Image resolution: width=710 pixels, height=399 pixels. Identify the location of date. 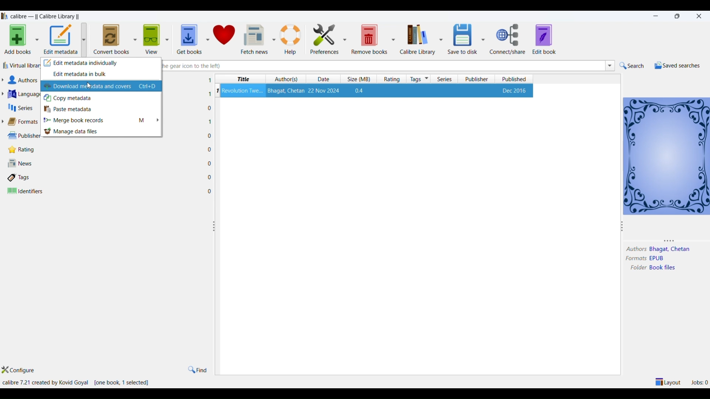
(325, 79).